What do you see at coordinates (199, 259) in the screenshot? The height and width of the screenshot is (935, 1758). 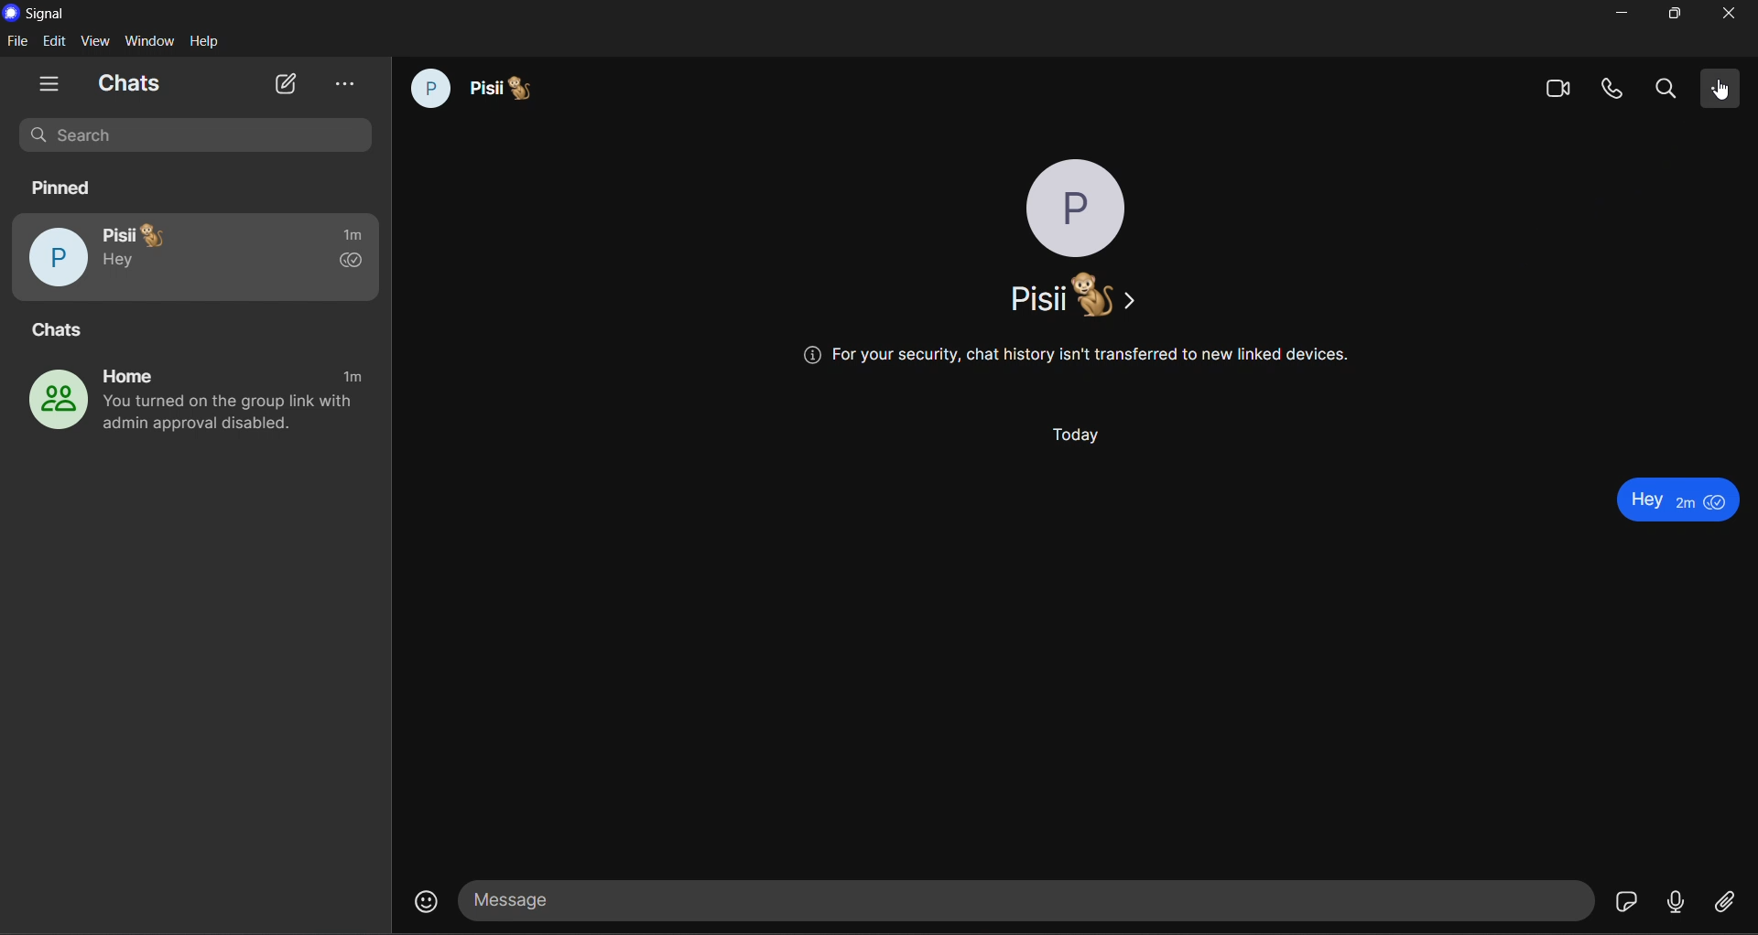 I see `pisii pinned chat` at bounding box center [199, 259].